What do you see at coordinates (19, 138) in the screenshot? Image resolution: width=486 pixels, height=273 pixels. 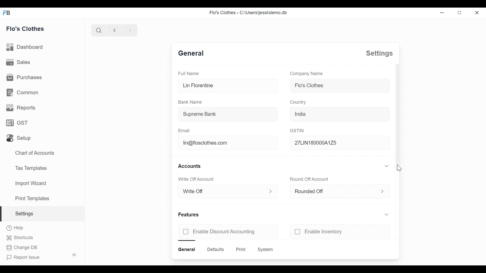 I see `Setup` at bounding box center [19, 138].